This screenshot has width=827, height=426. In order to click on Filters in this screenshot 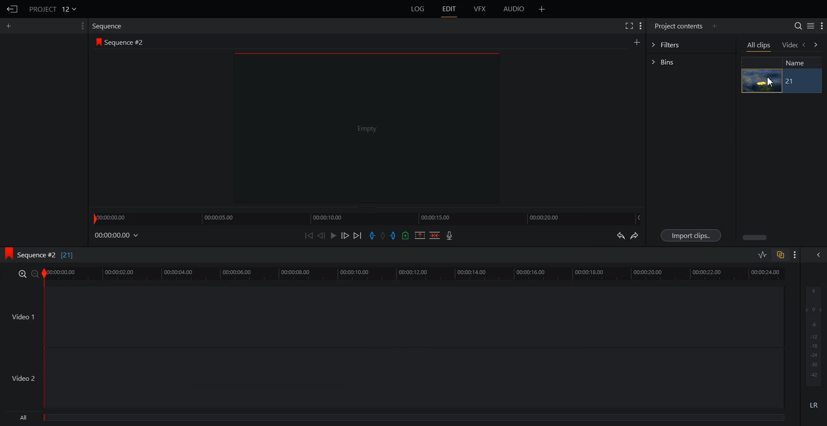, I will do `click(691, 45)`.